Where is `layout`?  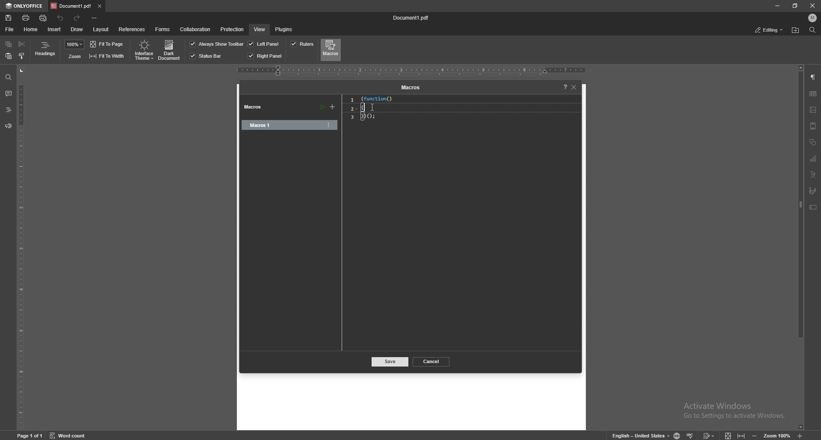
layout is located at coordinates (100, 29).